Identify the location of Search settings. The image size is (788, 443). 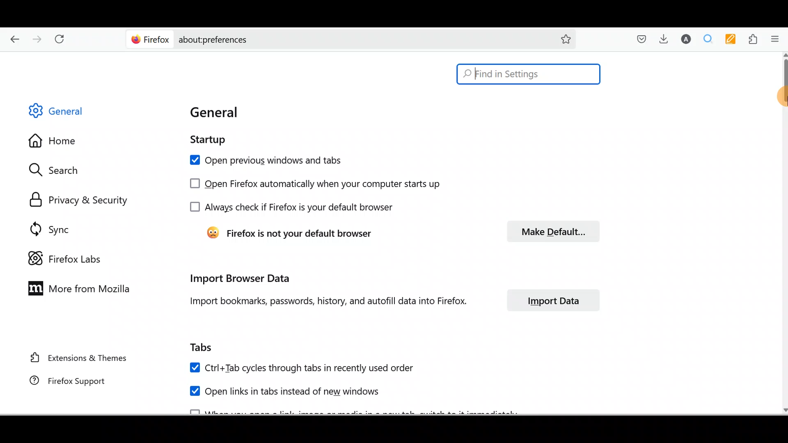
(61, 170).